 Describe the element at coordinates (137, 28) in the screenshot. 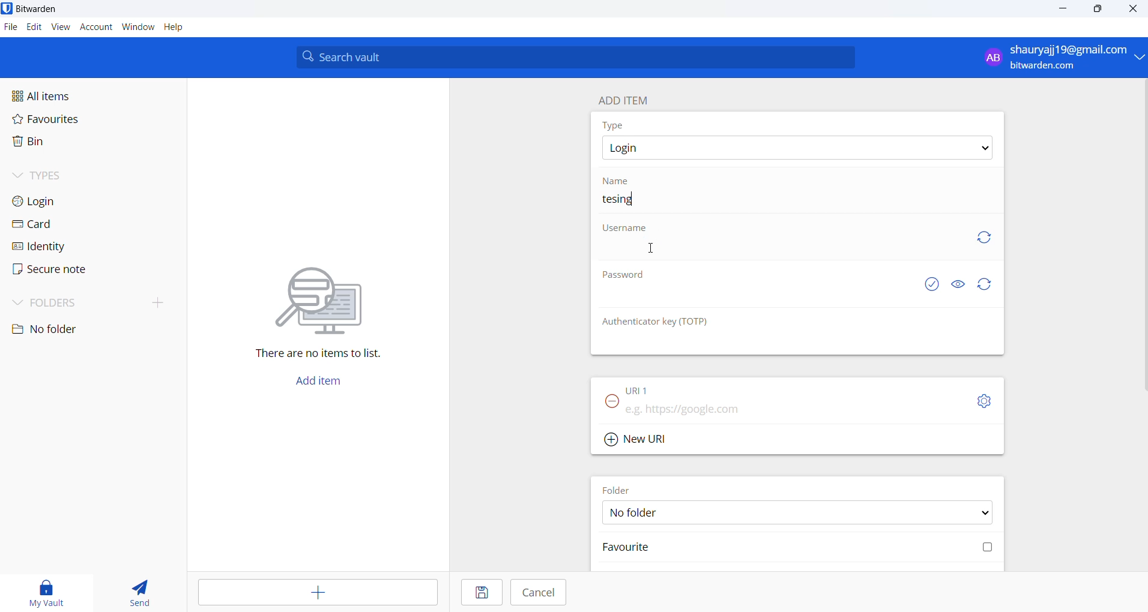

I see `window` at that location.